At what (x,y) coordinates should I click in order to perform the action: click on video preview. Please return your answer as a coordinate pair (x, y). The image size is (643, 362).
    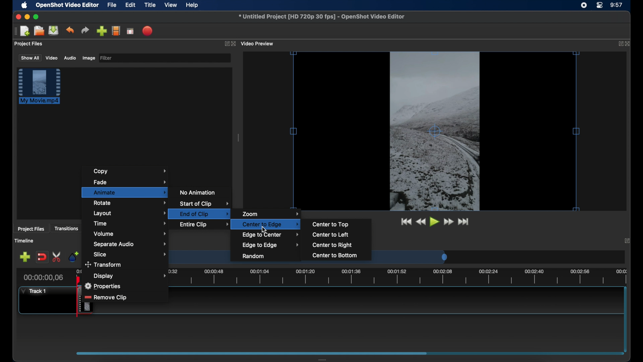
    Looking at the image, I should click on (435, 132).